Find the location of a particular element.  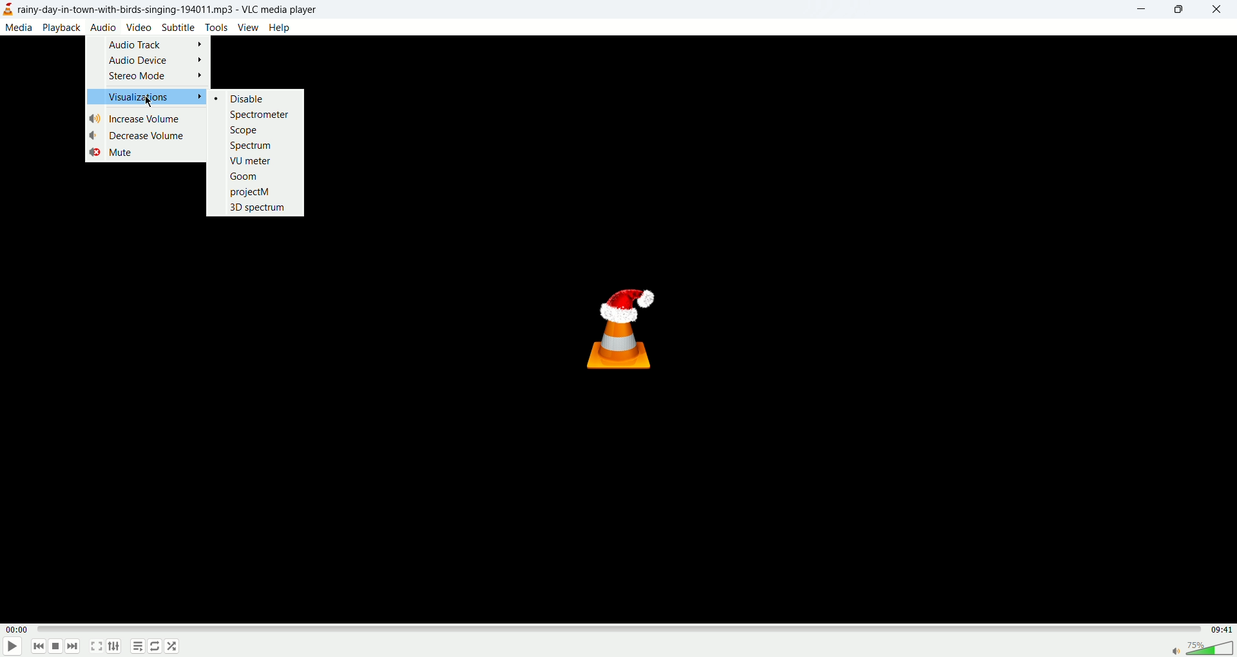

Disable is located at coordinates (250, 100).